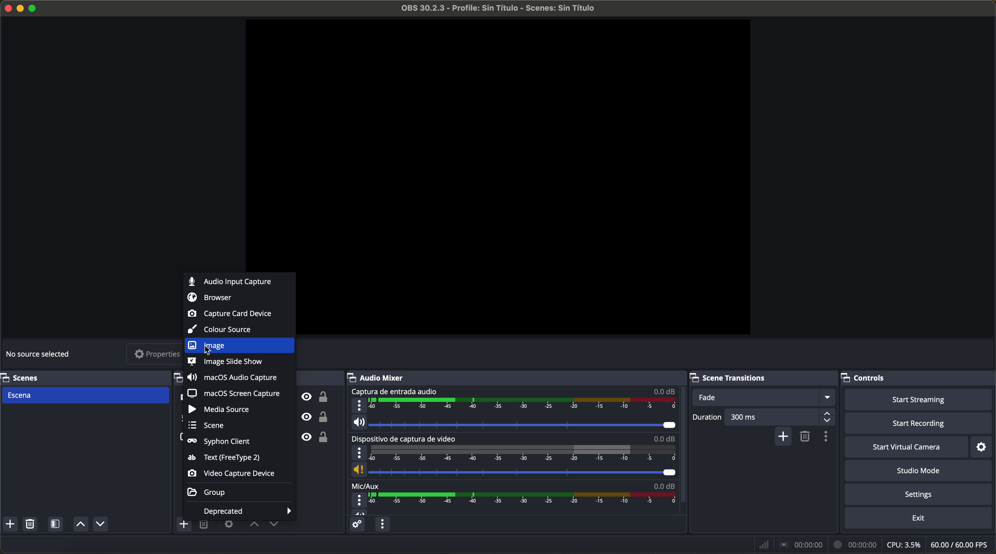 This screenshot has width=996, height=554. What do you see at coordinates (220, 330) in the screenshot?
I see `colour source` at bounding box center [220, 330].